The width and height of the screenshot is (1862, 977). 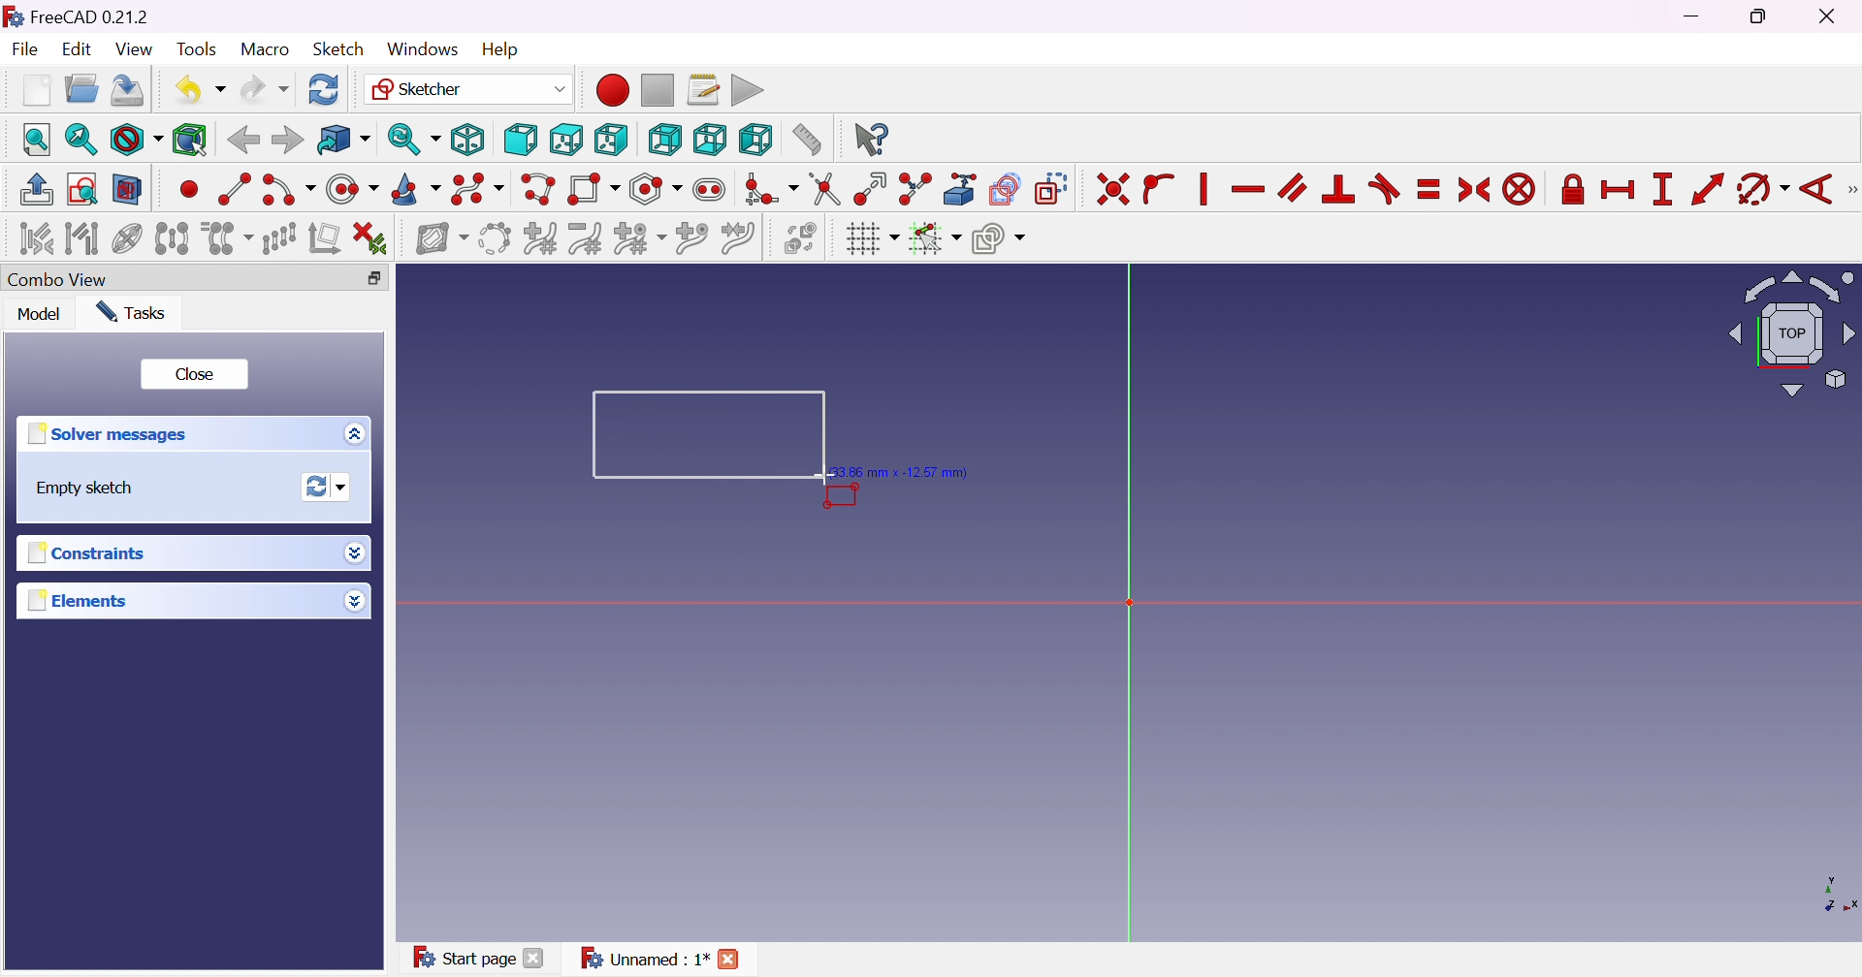 What do you see at coordinates (1761, 18) in the screenshot?
I see `Restore Down` at bounding box center [1761, 18].